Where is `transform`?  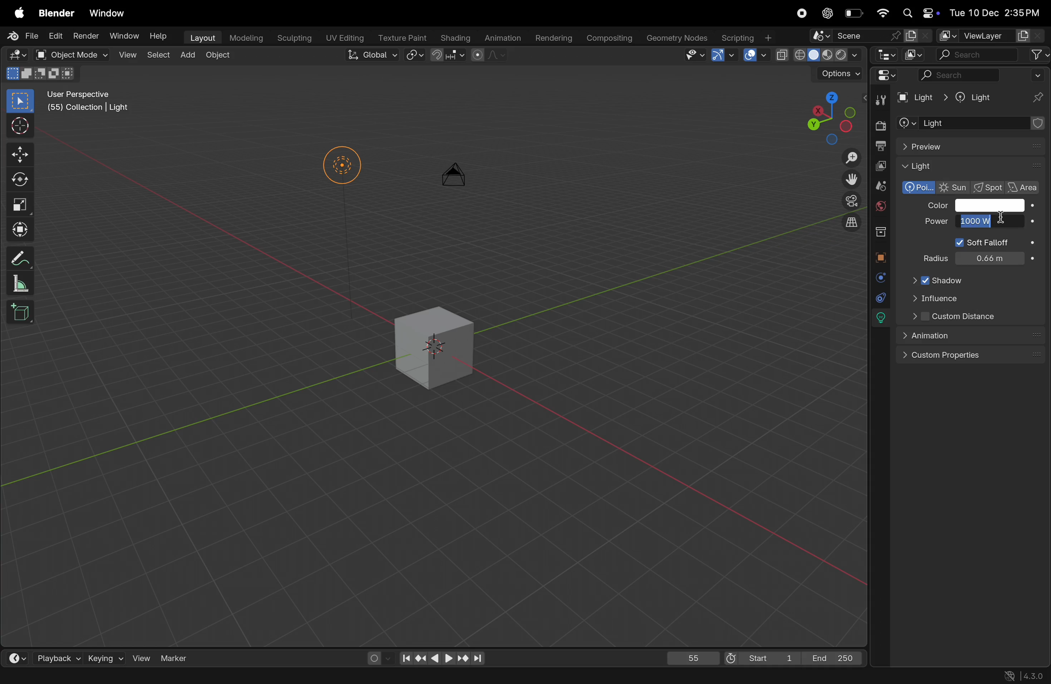
transform is located at coordinates (21, 232).